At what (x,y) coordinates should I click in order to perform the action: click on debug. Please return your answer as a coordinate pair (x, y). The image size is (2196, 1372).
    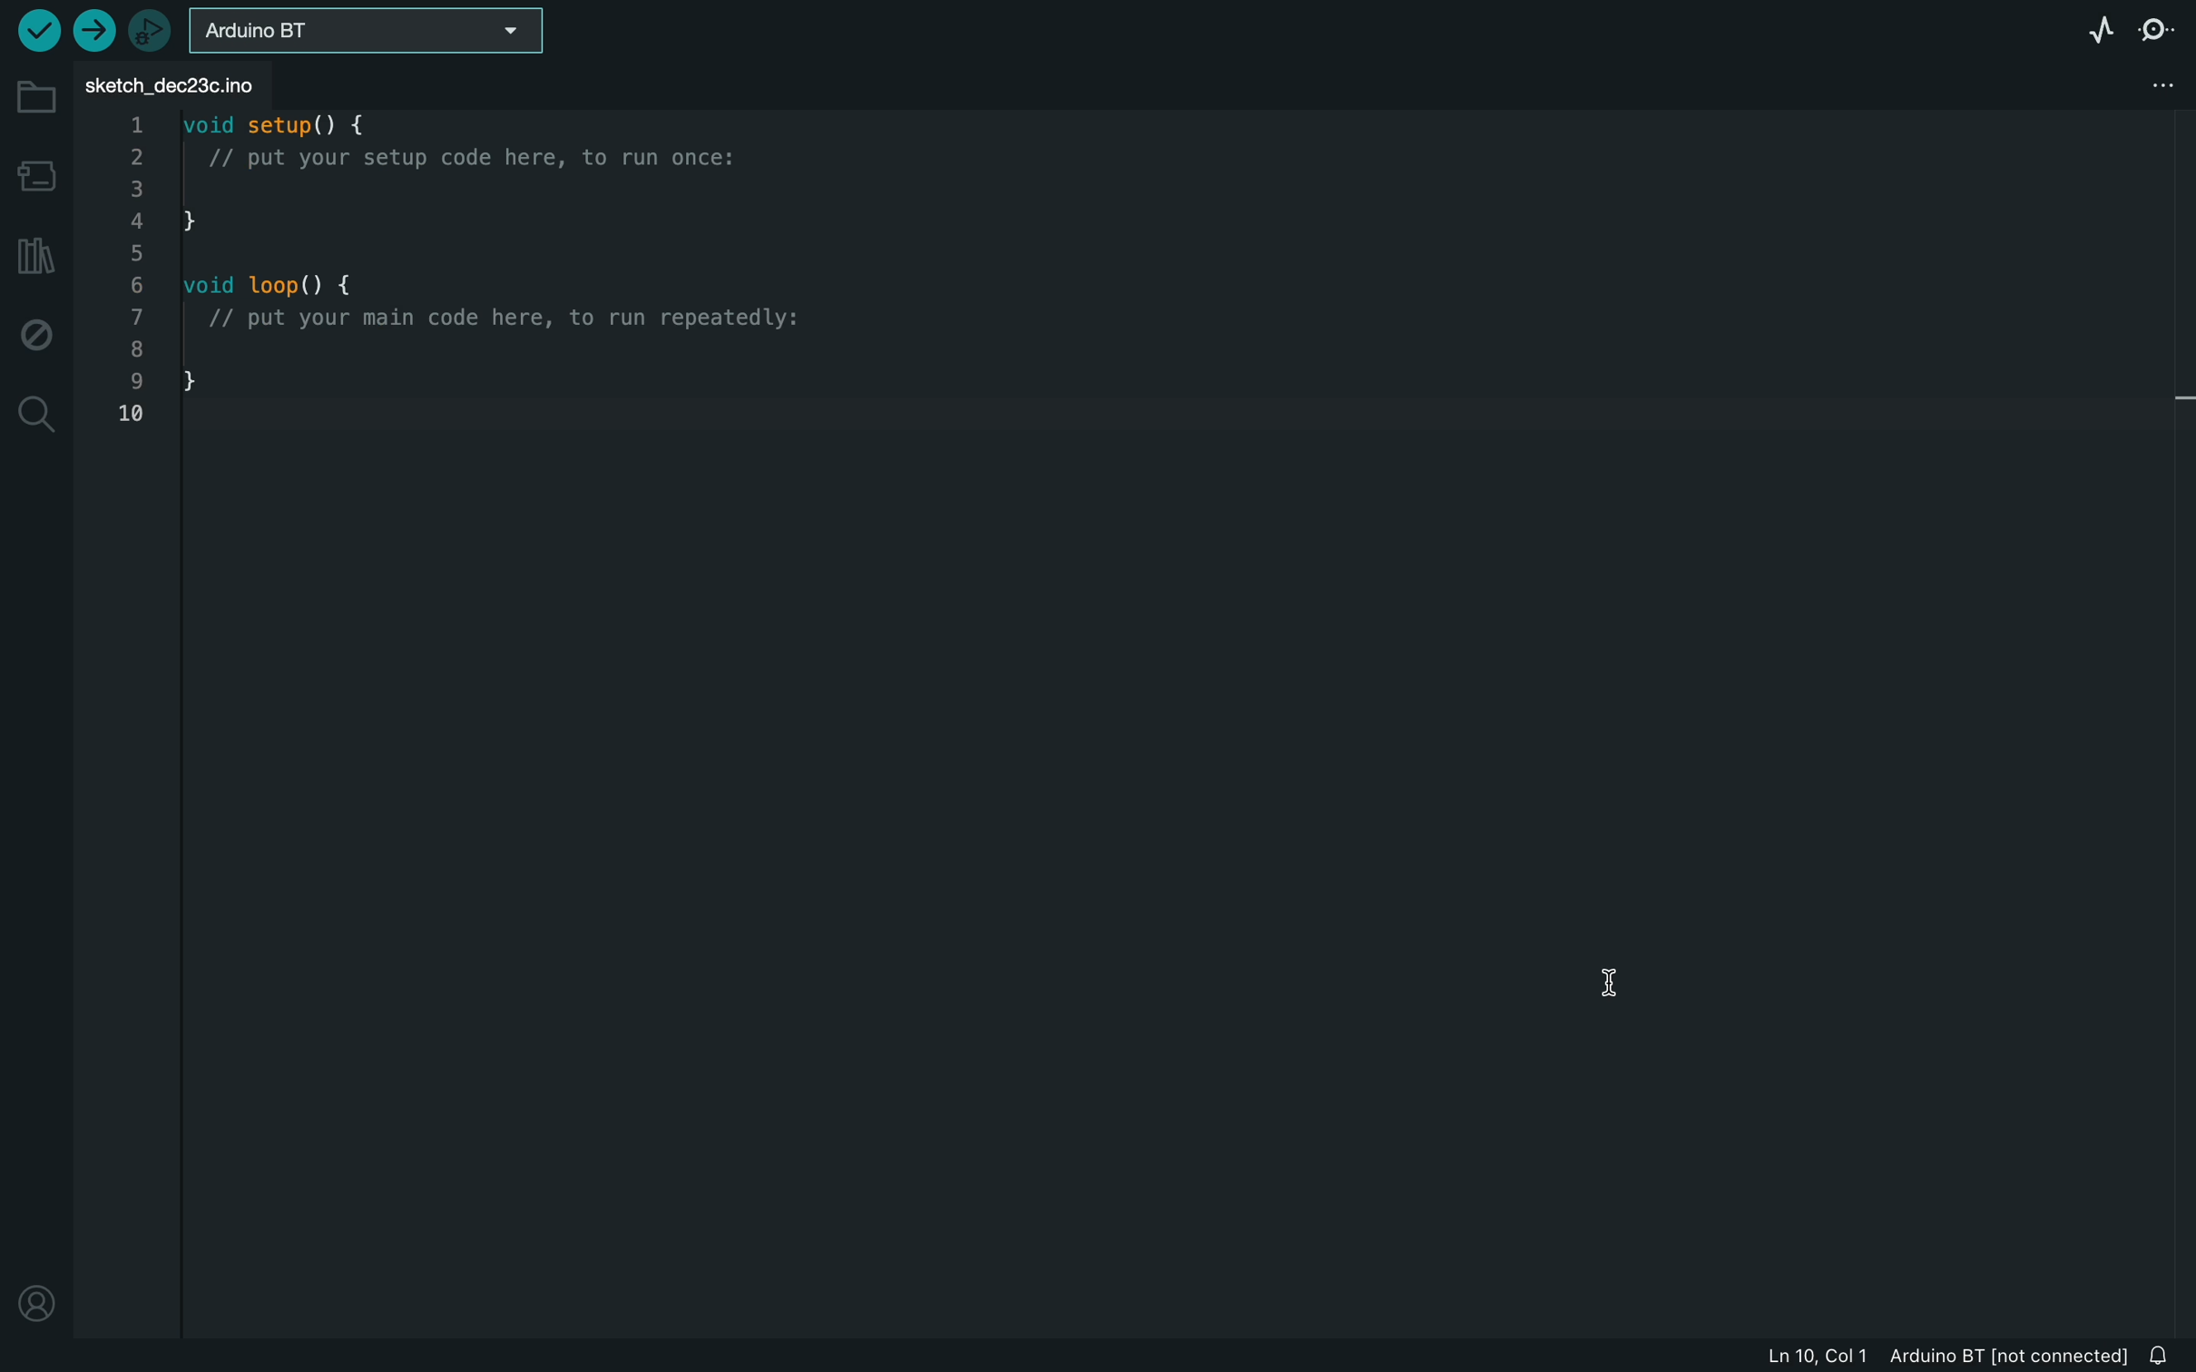
    Looking at the image, I should click on (40, 331).